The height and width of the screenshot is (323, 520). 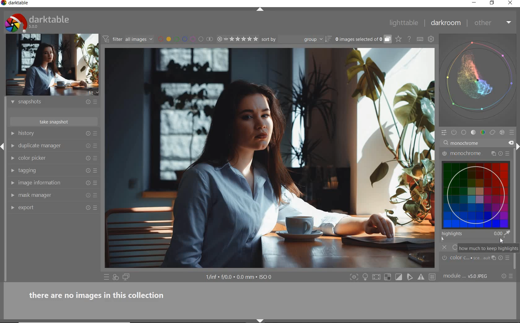 I want to click on presets, so click(x=508, y=257).